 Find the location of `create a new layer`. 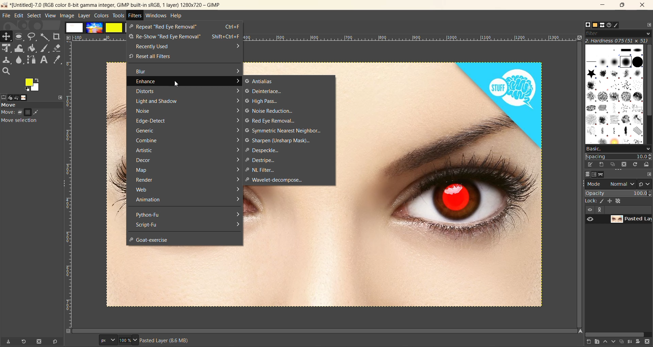

create a new layer is located at coordinates (585, 342).